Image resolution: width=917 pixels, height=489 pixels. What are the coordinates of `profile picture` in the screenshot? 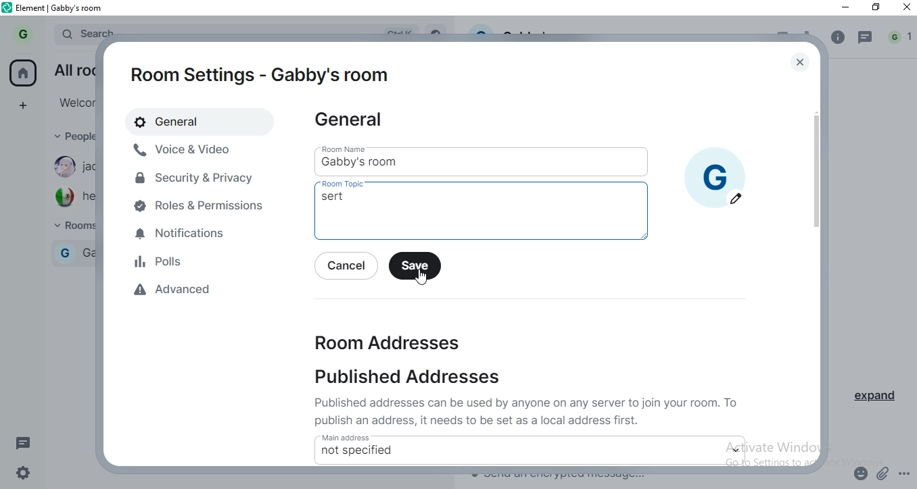 It's located at (715, 168).